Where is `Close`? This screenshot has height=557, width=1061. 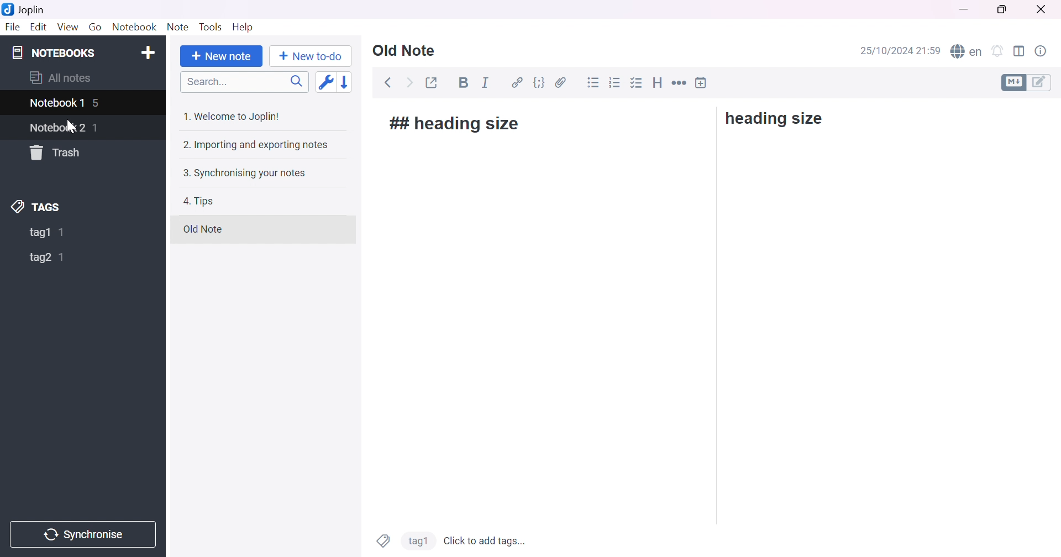
Close is located at coordinates (1039, 8).